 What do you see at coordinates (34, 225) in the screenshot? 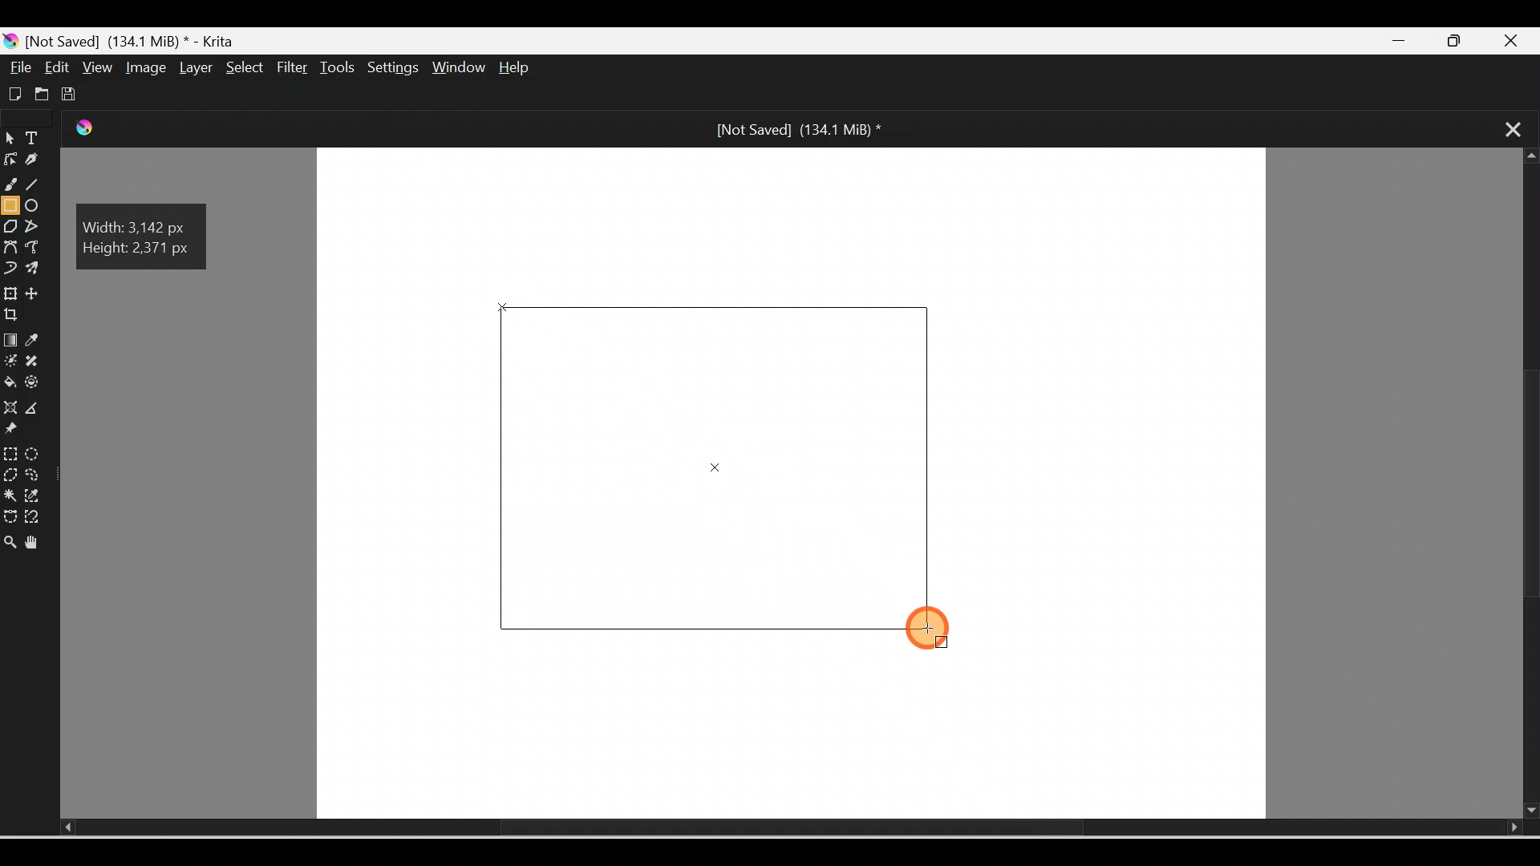
I see `Polyline` at bounding box center [34, 225].